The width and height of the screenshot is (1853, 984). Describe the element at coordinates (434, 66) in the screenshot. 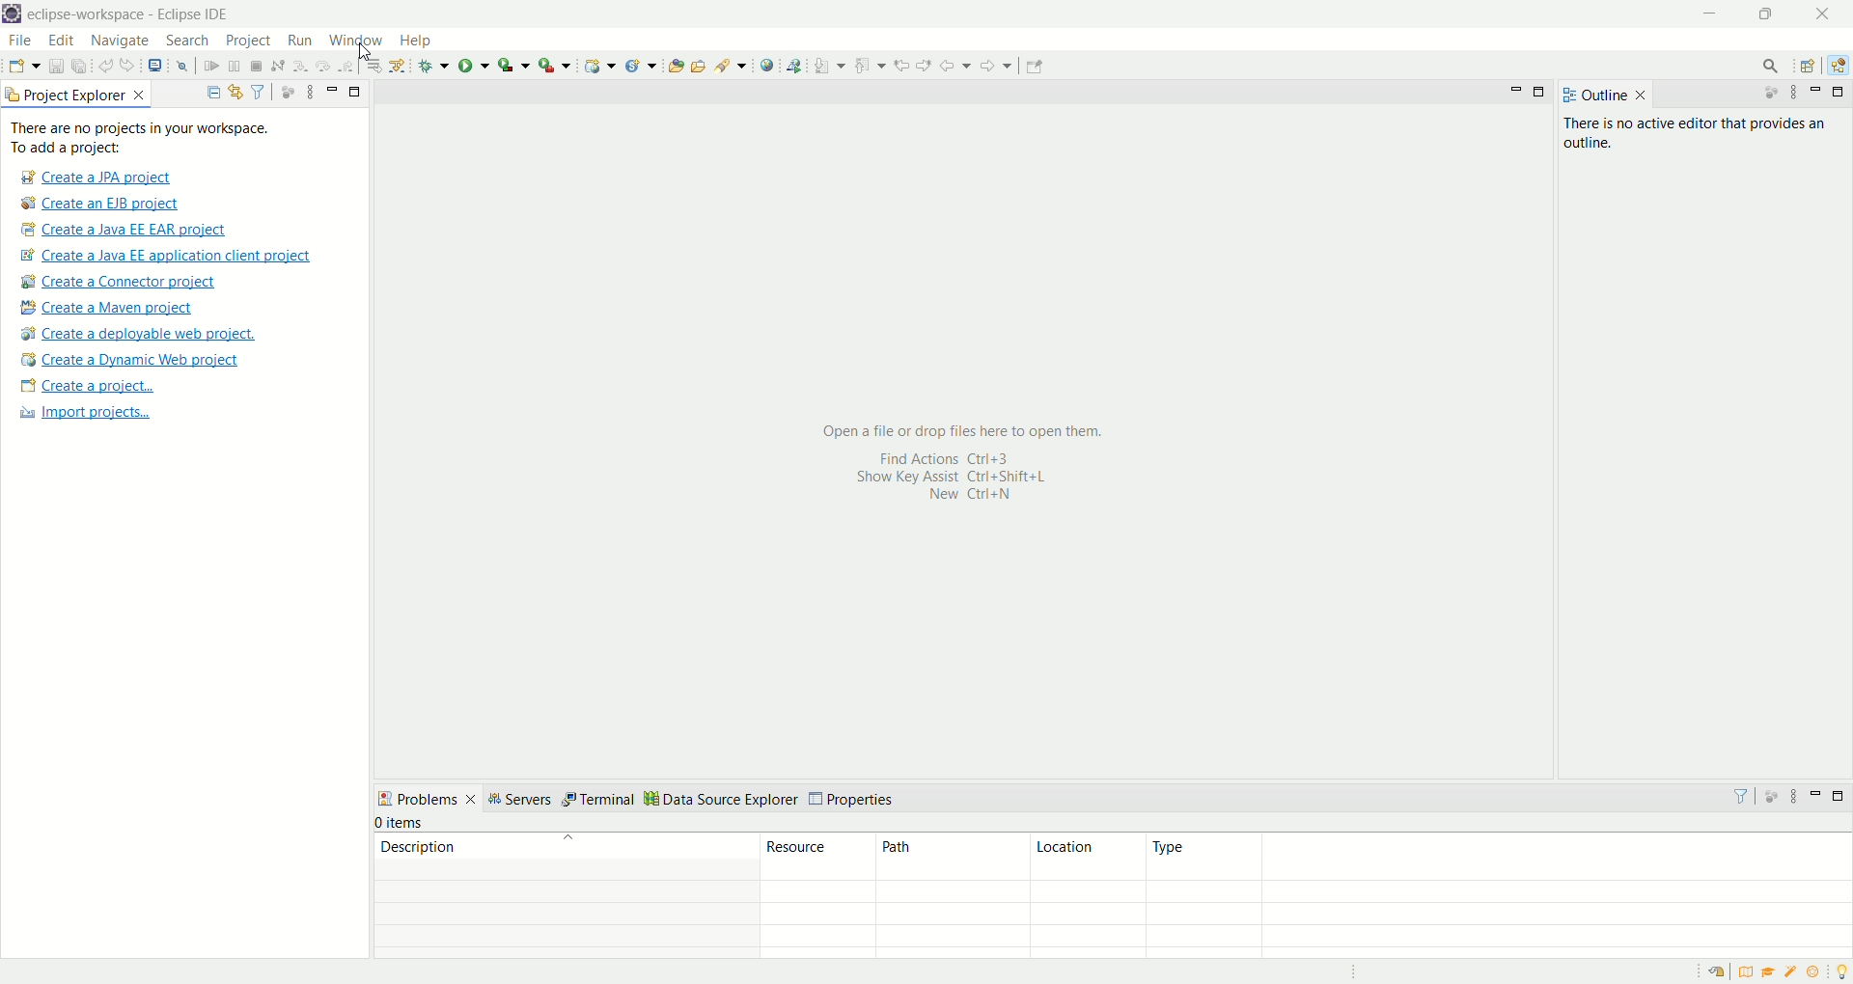

I see `debug` at that location.